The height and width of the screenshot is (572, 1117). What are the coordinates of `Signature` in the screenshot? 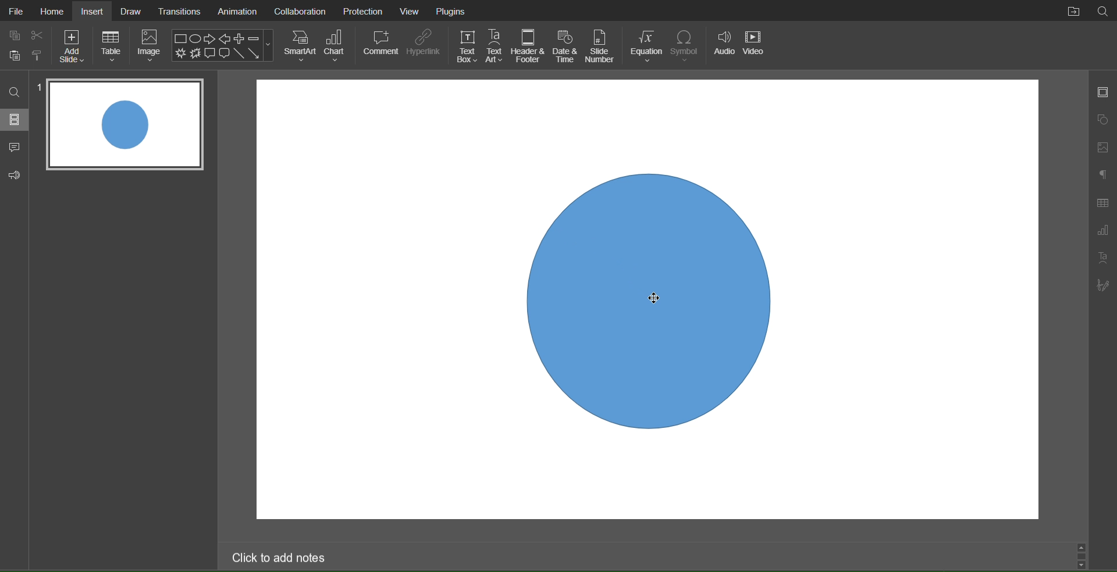 It's located at (1103, 288).